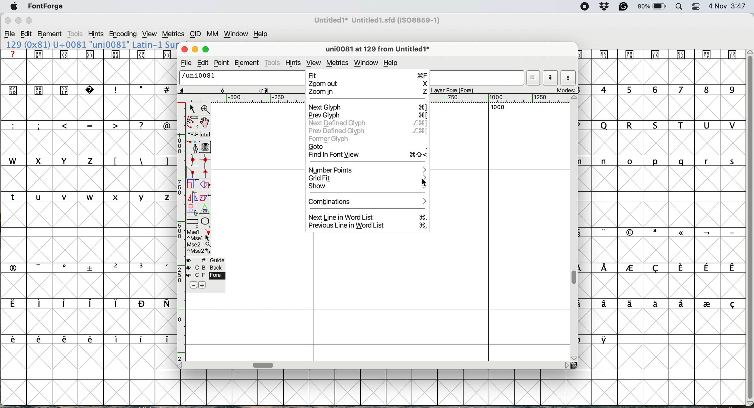 The width and height of the screenshot is (754, 408). What do you see at coordinates (207, 276) in the screenshot?
I see `C F Fore` at bounding box center [207, 276].